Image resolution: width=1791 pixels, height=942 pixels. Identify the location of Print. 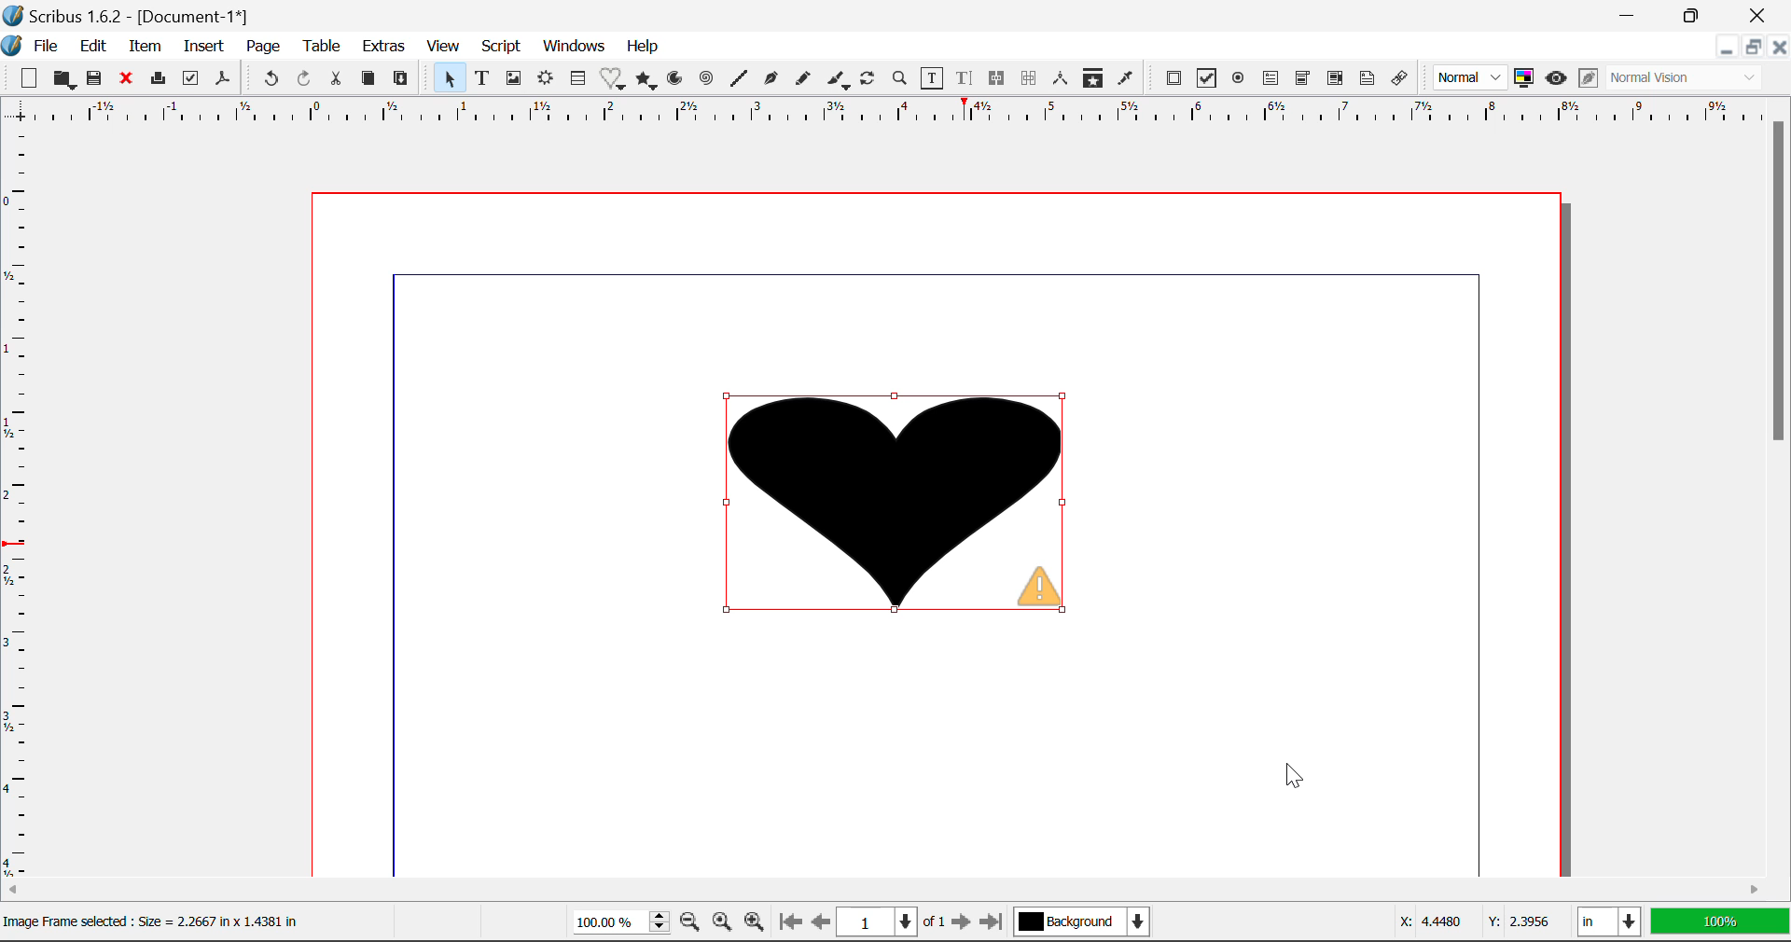
(161, 79).